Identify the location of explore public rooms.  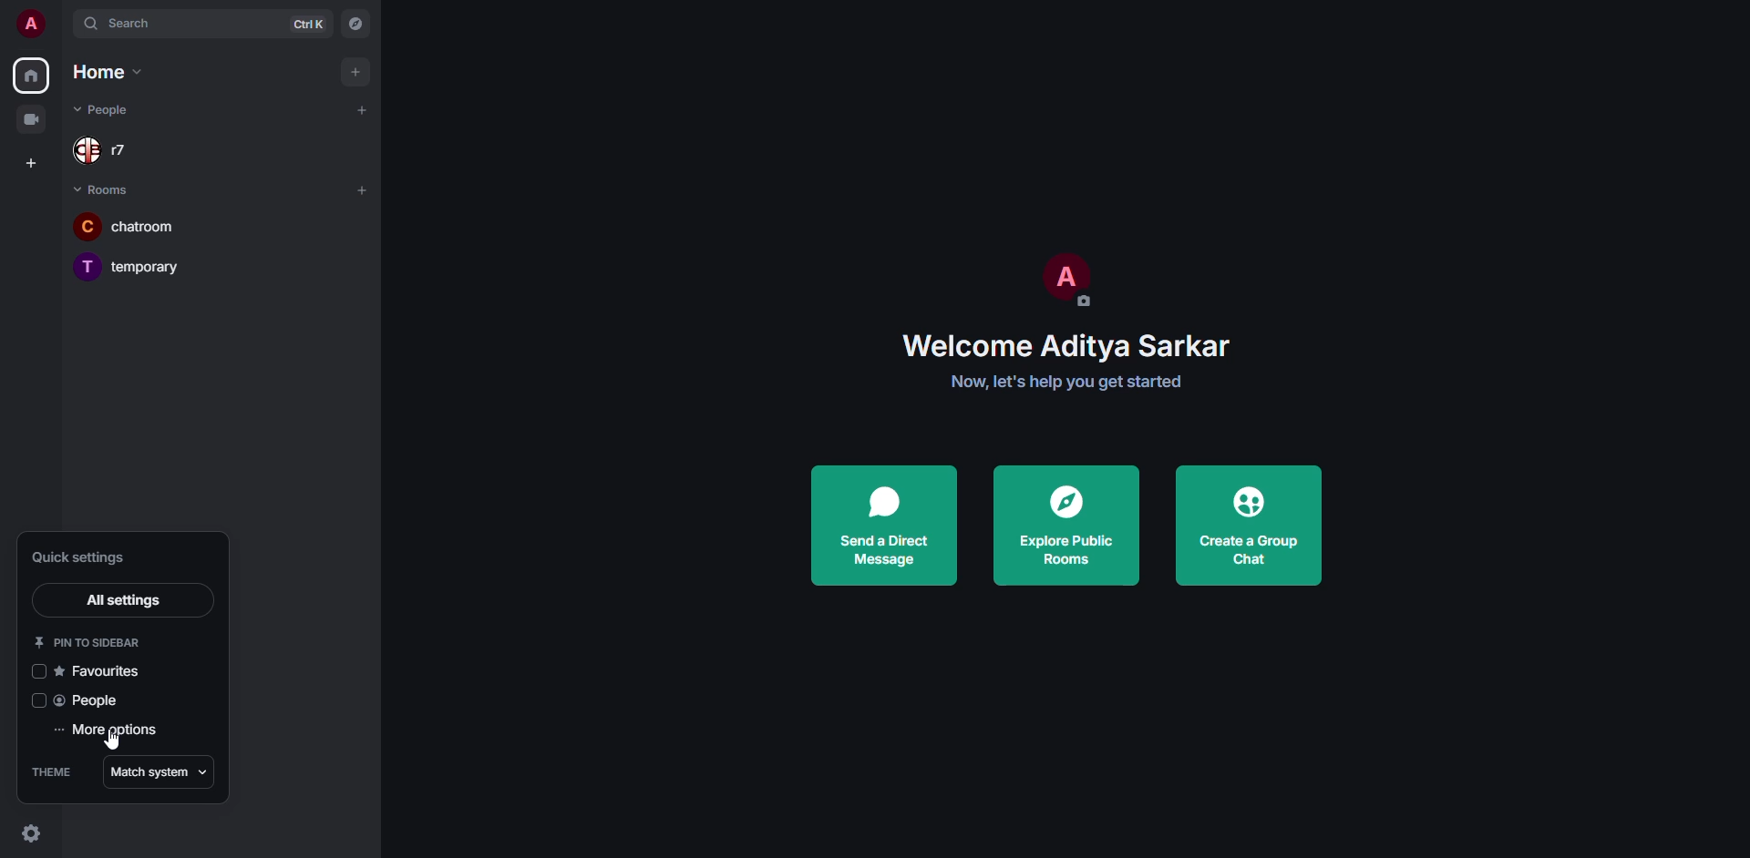
(1065, 523).